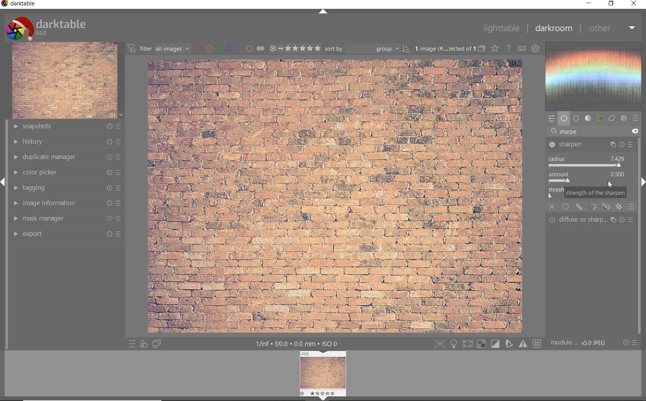  Describe the element at coordinates (488, 343) in the screenshot. I see `toggle modes` at that location.